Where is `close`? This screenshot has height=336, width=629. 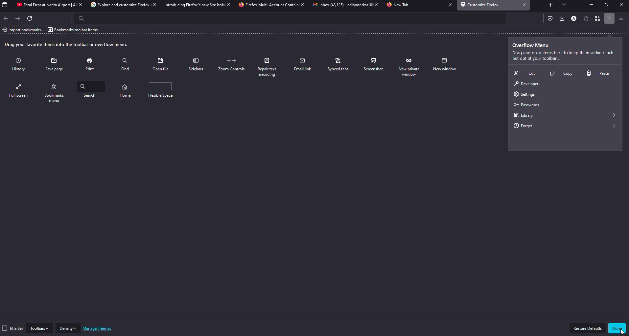
close is located at coordinates (621, 5).